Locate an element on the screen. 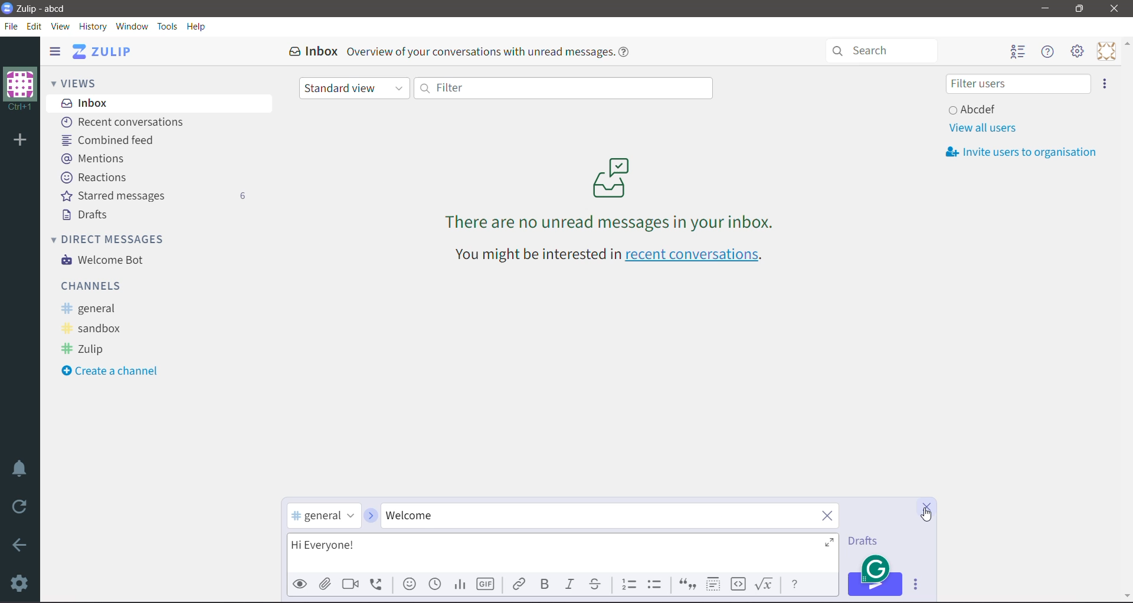 The width and height of the screenshot is (1133, 603). Inbox is located at coordinates (160, 103).